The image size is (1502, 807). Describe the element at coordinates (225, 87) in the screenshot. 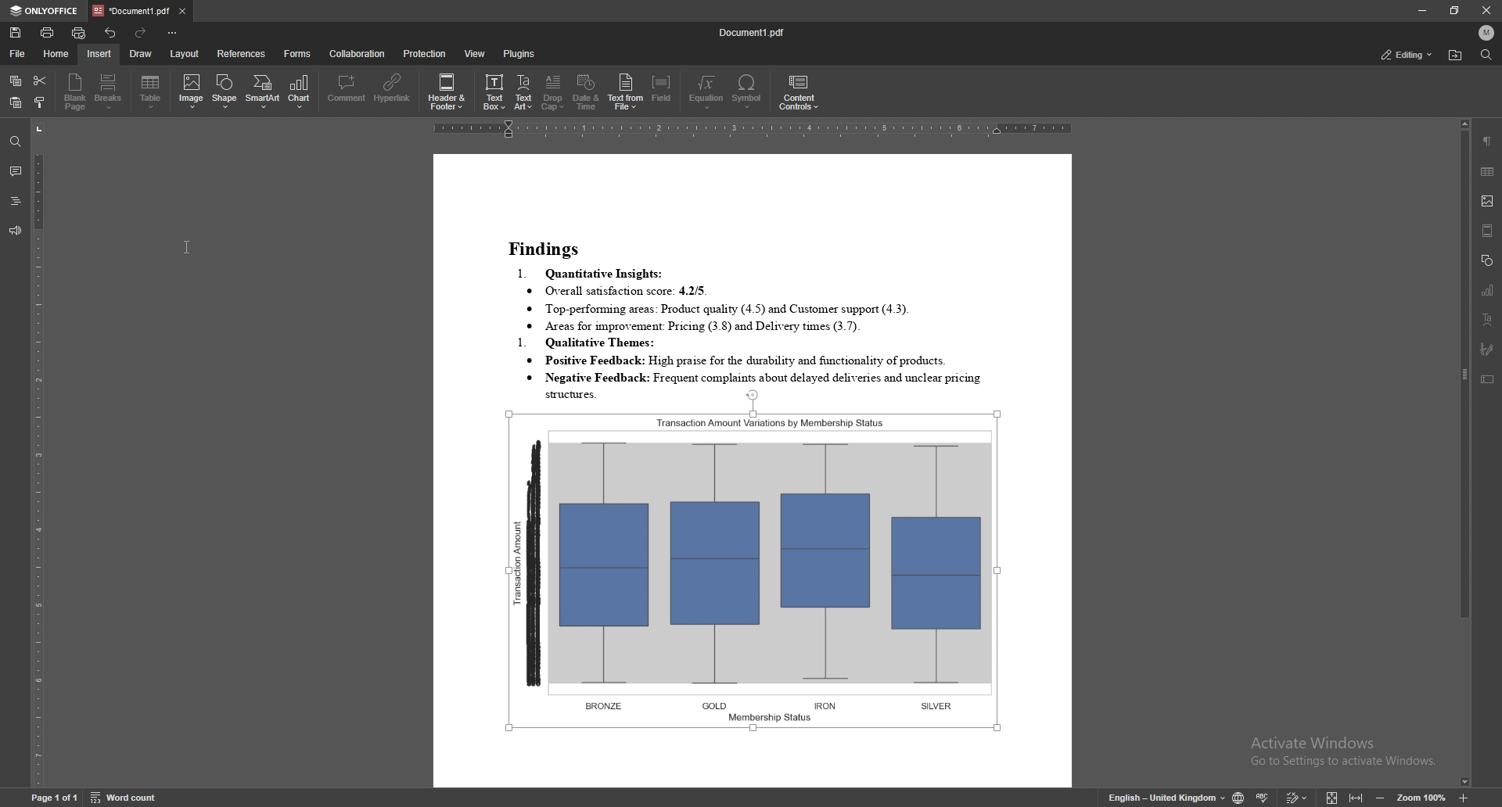

I see `shape` at that location.